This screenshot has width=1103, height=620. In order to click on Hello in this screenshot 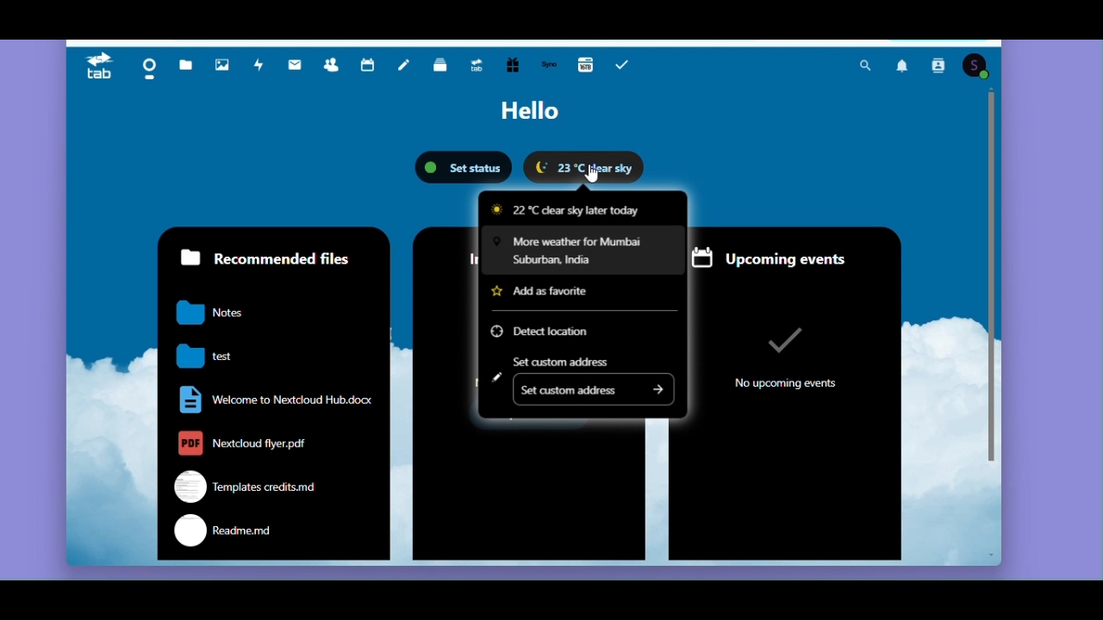, I will do `click(530, 112)`.